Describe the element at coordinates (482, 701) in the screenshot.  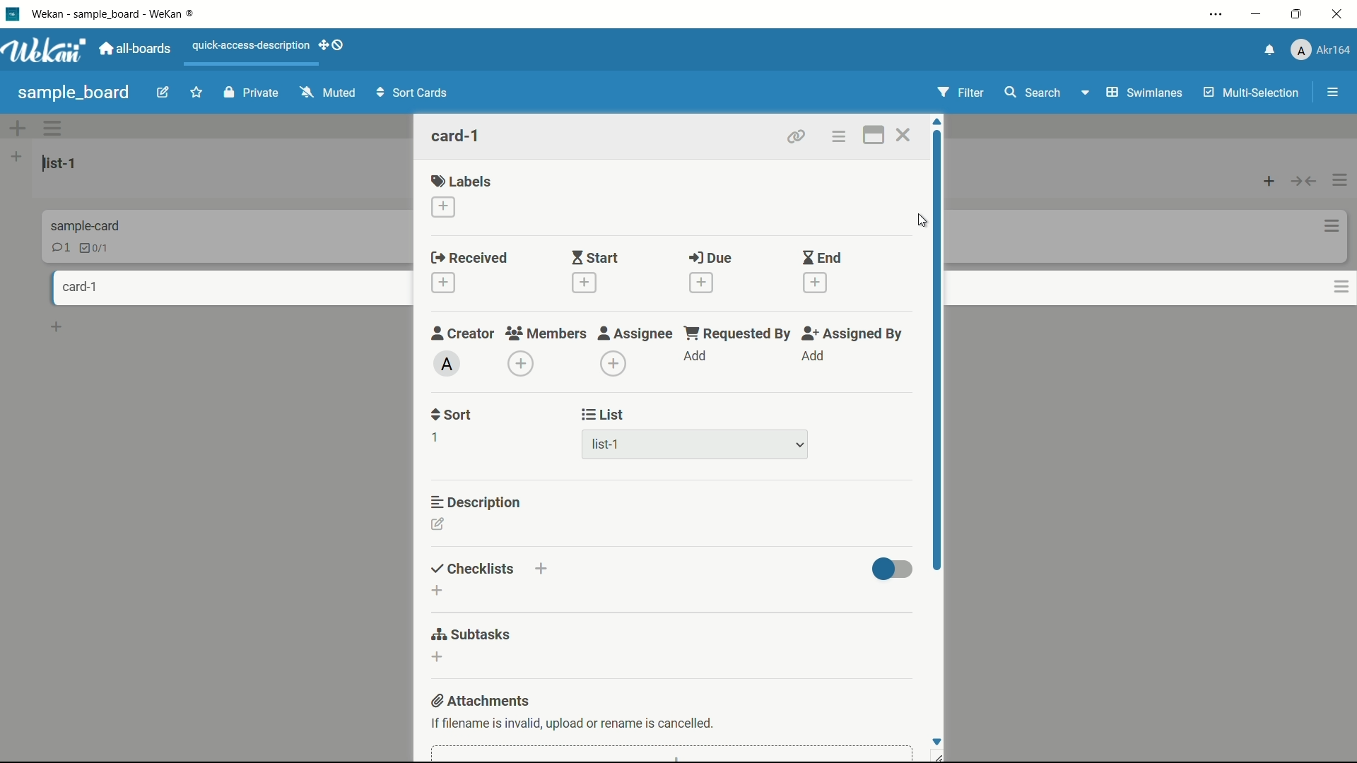
I see `attachments` at that location.